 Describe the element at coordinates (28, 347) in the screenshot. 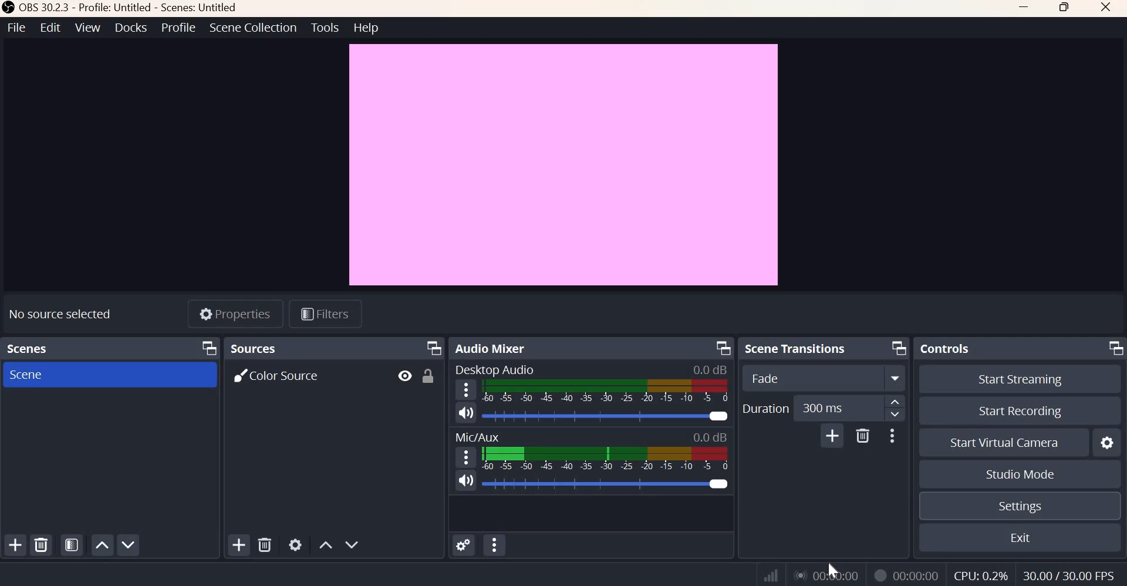

I see `Scenes` at that location.